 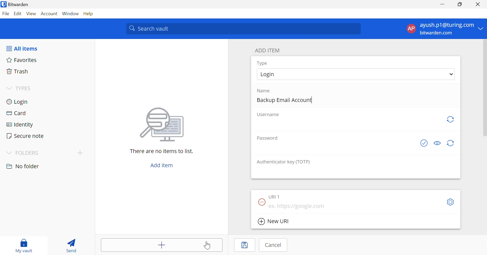 What do you see at coordinates (18, 71) in the screenshot?
I see `Trash` at bounding box center [18, 71].